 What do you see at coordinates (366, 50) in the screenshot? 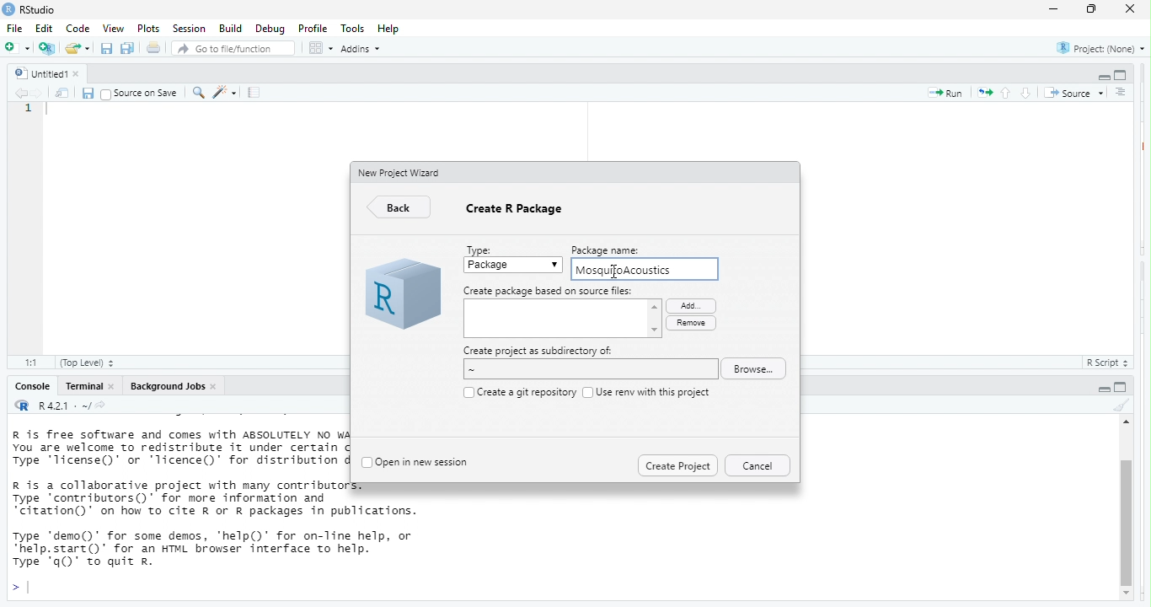
I see `Addins ` at bounding box center [366, 50].